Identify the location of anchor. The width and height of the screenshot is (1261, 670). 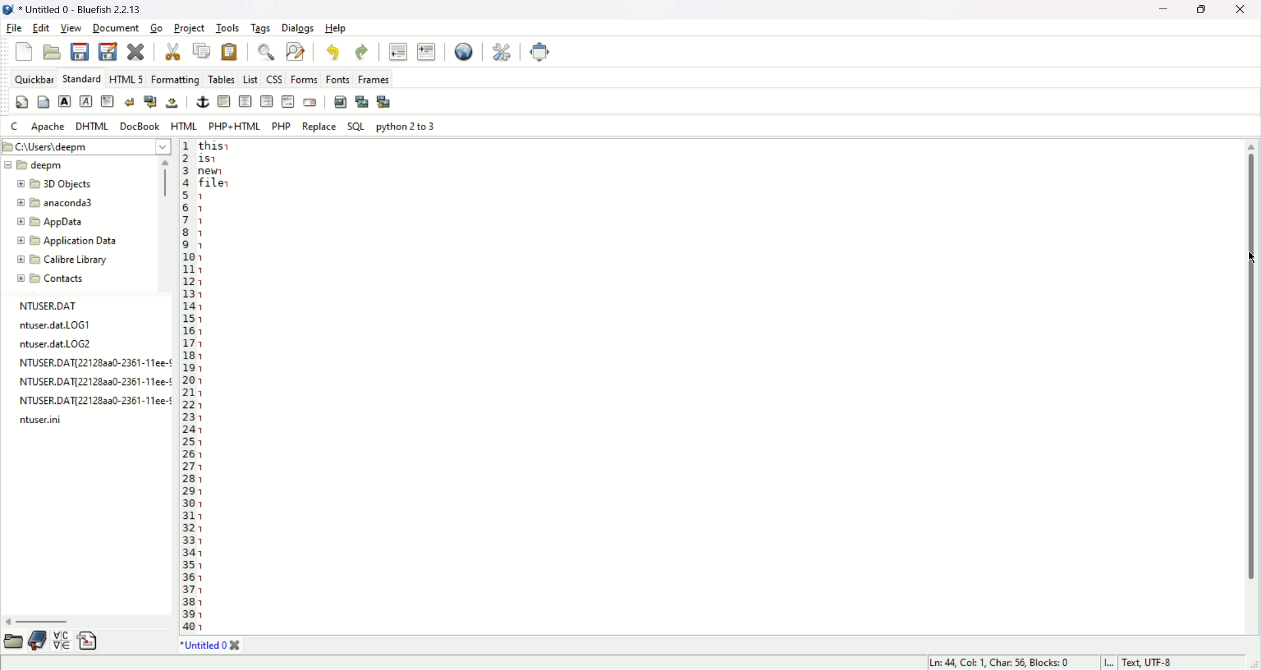
(202, 102).